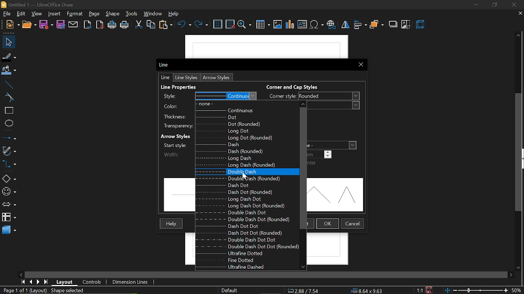 Image resolution: width=524 pixels, height=294 pixels. Describe the element at coordinates (23, 282) in the screenshot. I see `go to first page` at that location.